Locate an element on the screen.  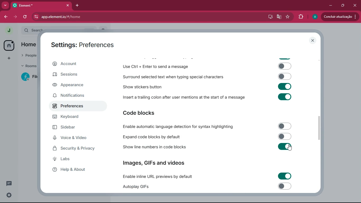
close is located at coordinates (355, 6).